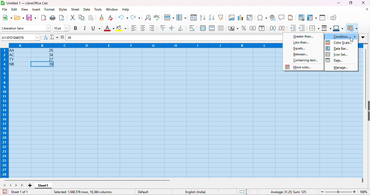  Describe the element at coordinates (169, 17) in the screenshot. I see `row` at that location.